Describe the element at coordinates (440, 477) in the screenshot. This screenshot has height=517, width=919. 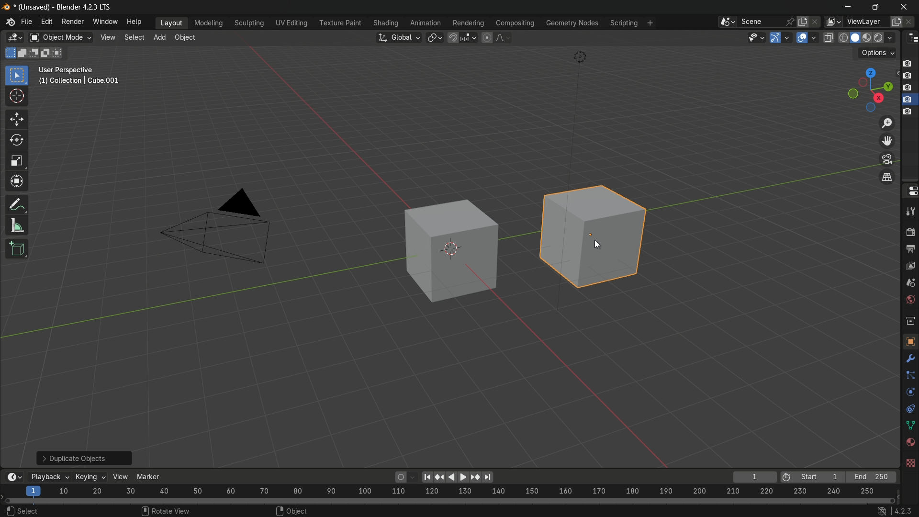
I see `Play before` at that location.